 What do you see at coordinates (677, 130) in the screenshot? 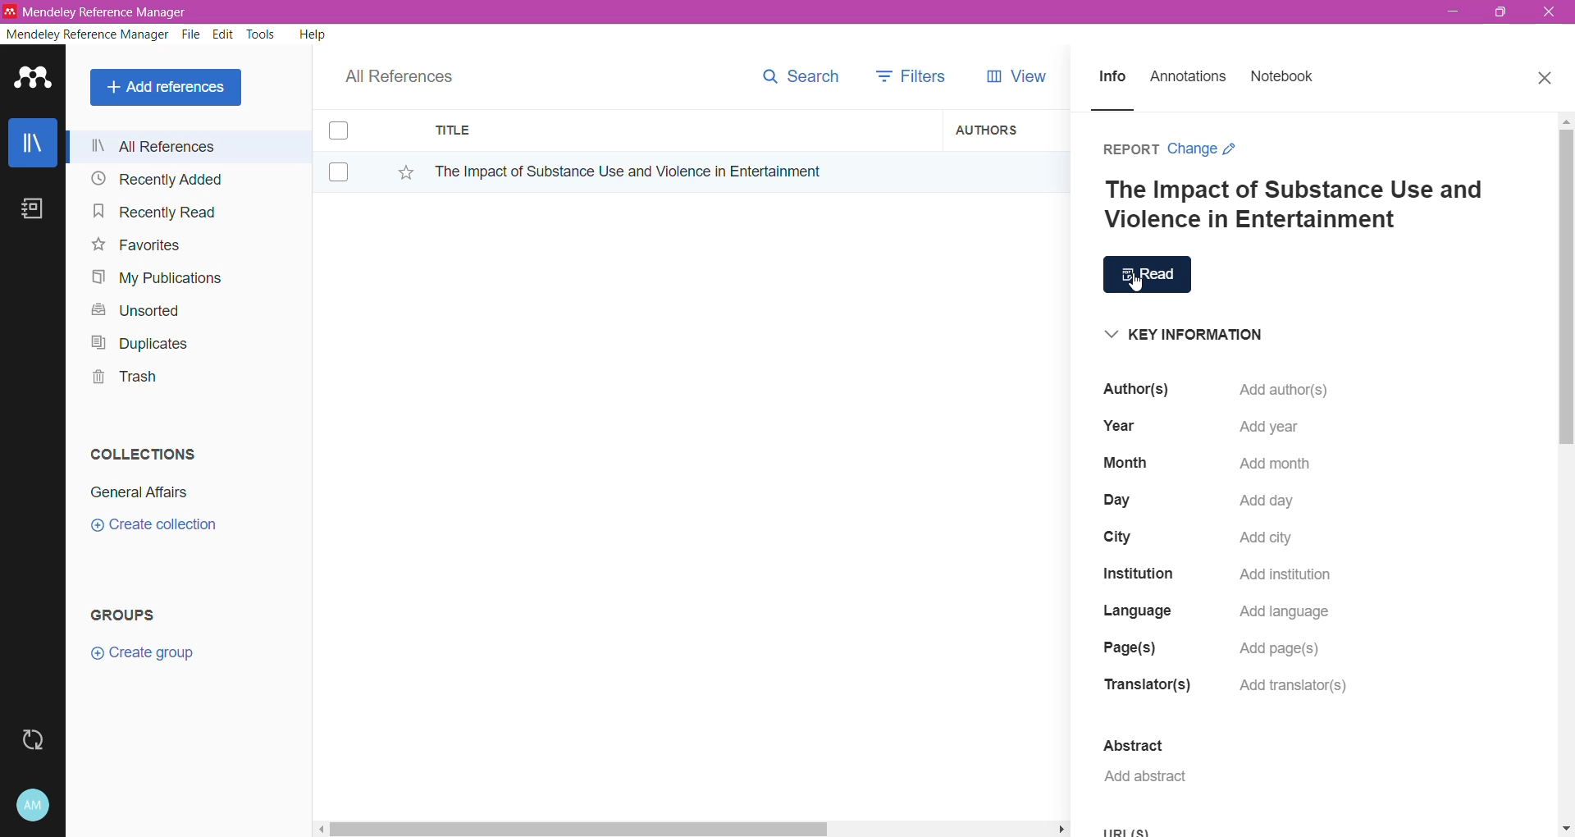
I see `Title` at bounding box center [677, 130].